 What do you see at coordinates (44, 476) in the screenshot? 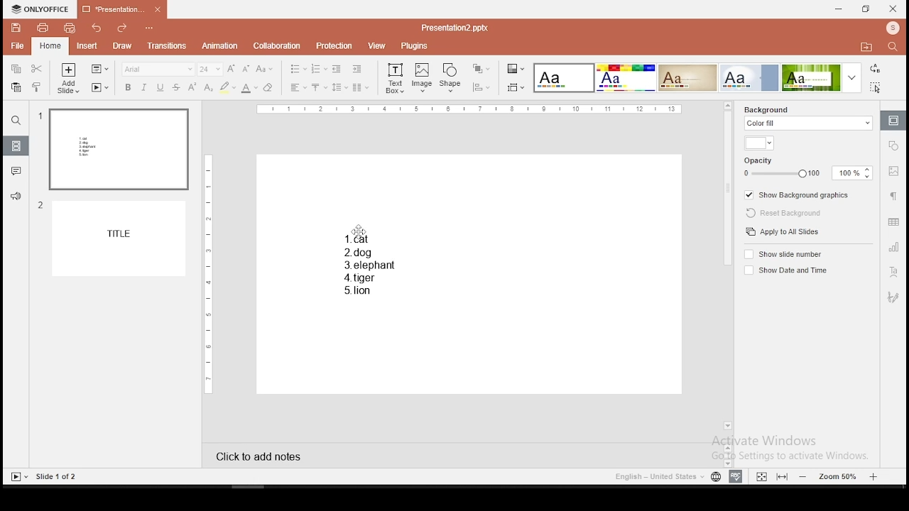
I see `Slides` at bounding box center [44, 476].